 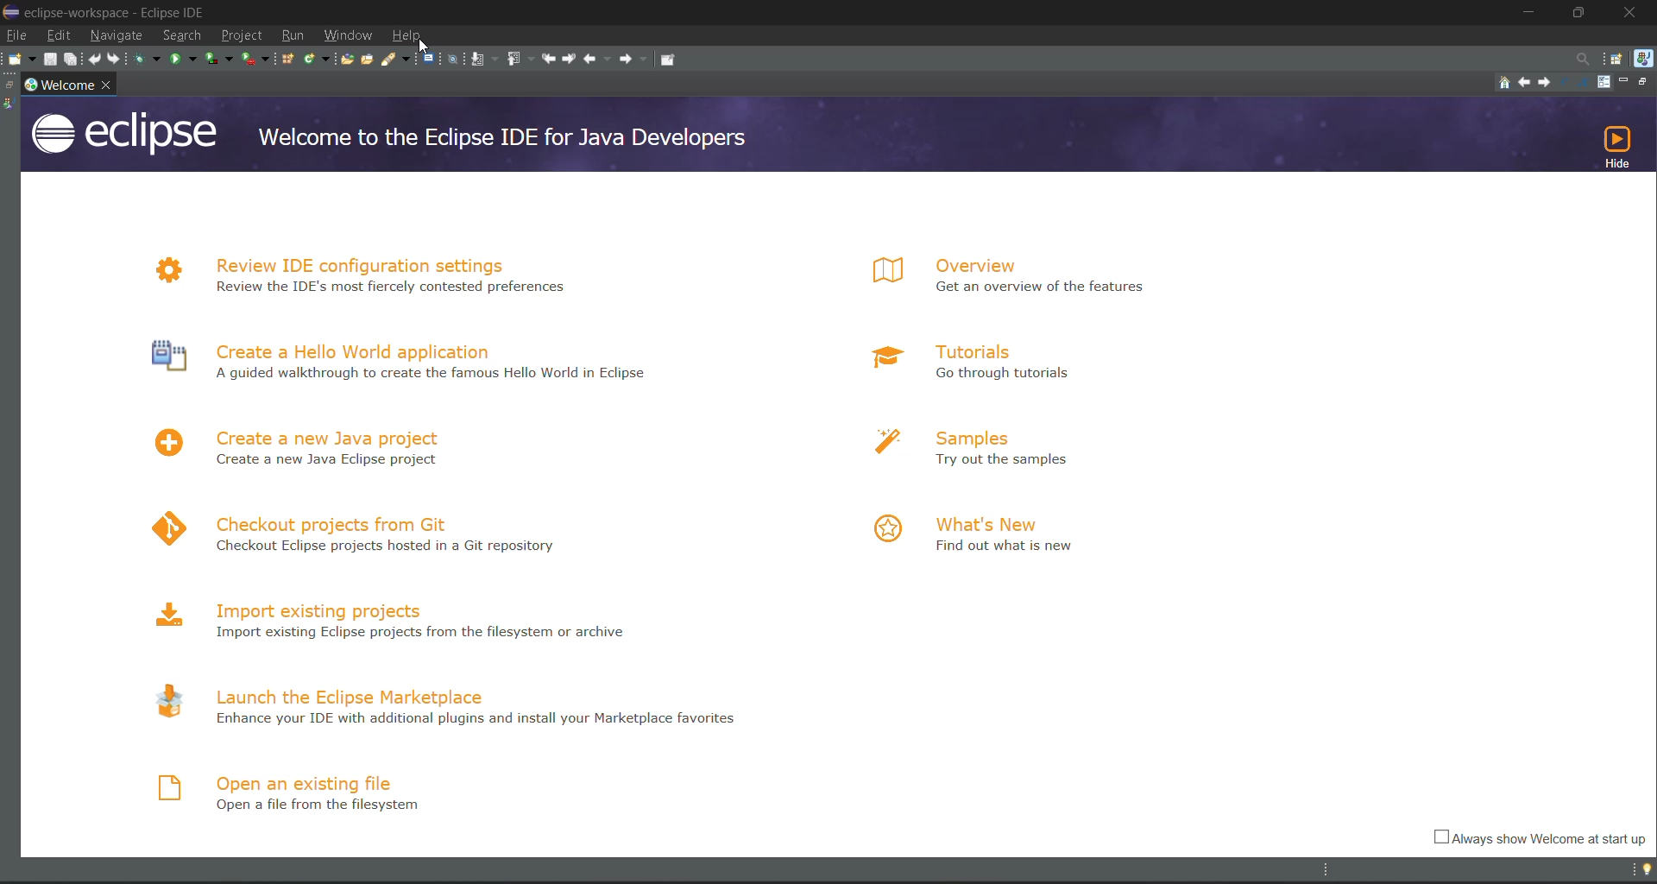 I want to click on navigate, so click(x=120, y=36).